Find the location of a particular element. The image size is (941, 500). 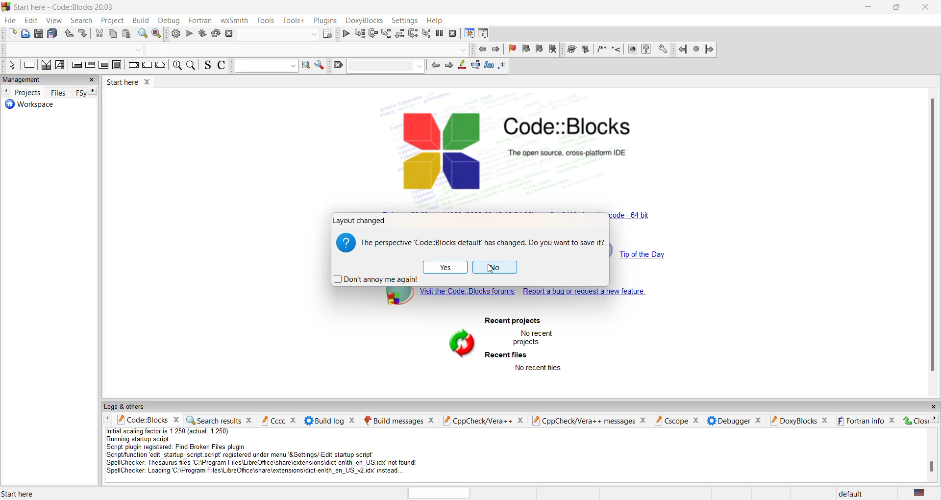

faq is located at coordinates (646, 50).